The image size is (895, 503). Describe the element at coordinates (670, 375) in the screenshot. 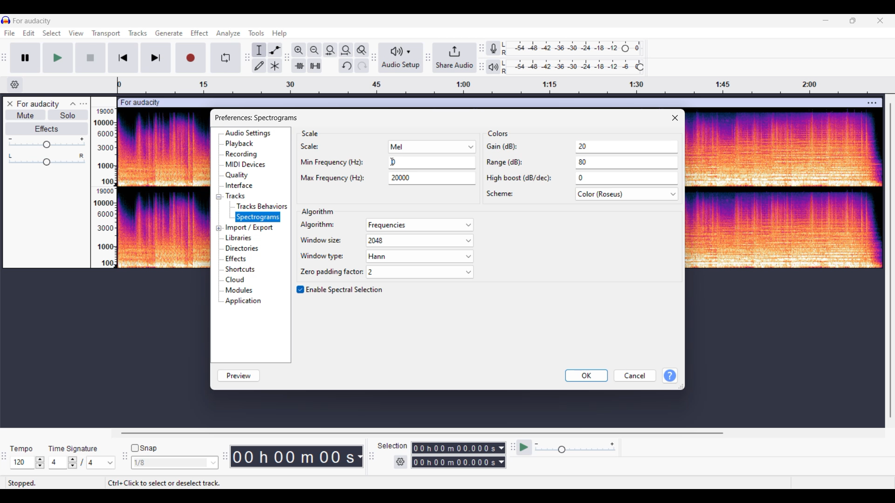

I see `Get help` at that location.